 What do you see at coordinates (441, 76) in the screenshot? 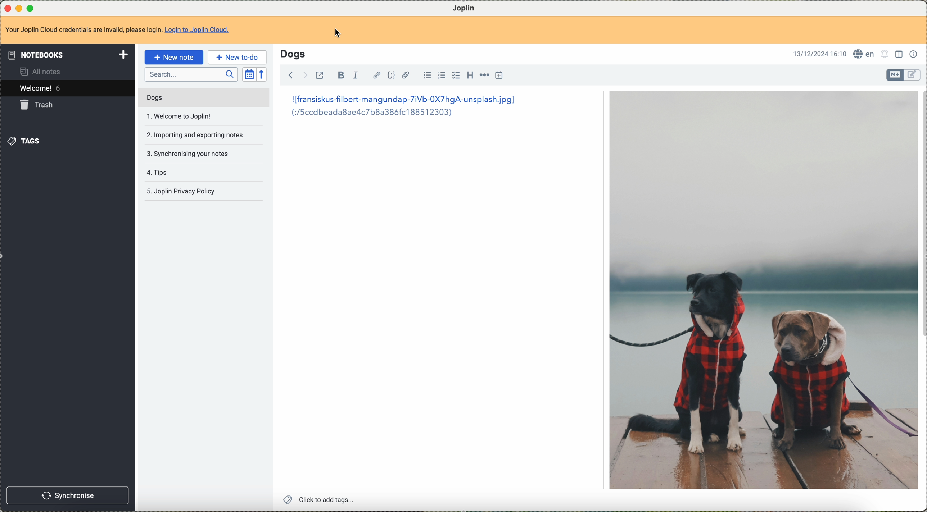
I see `numbered list` at bounding box center [441, 76].